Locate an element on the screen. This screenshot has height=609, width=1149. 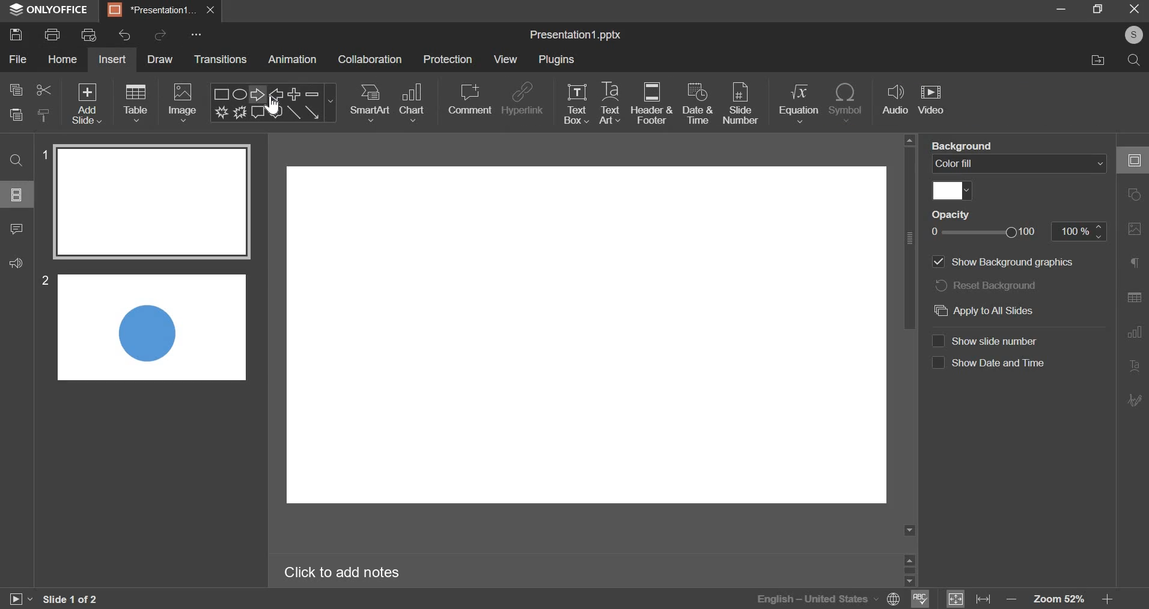
Text Art settings is located at coordinates (1136, 365).